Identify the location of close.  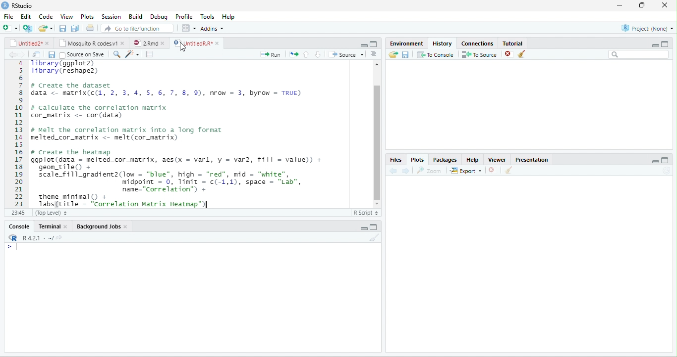
(667, 5).